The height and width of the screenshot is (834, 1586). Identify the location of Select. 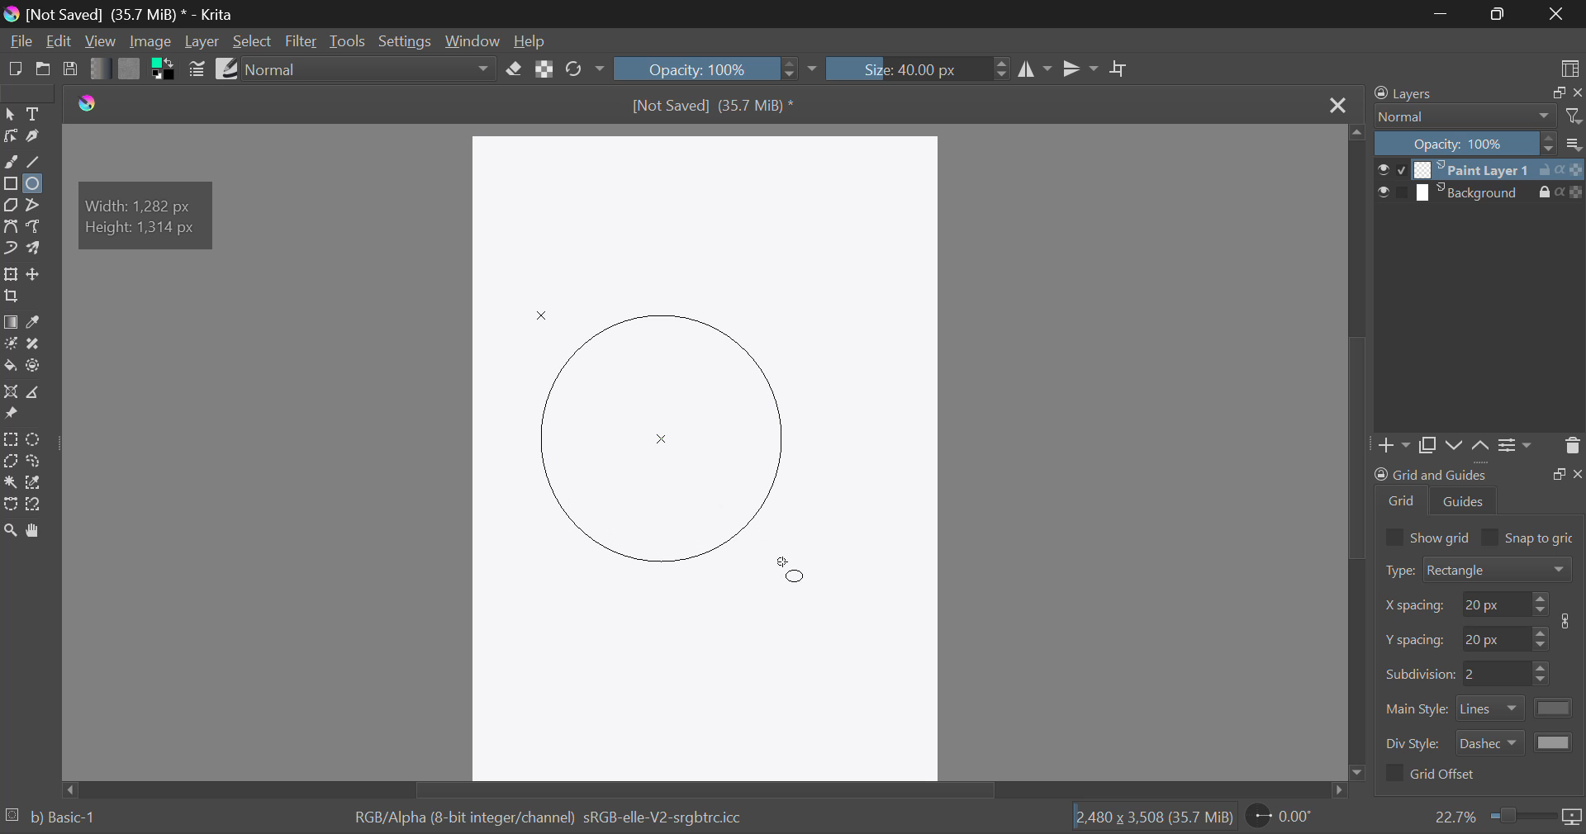
(11, 114).